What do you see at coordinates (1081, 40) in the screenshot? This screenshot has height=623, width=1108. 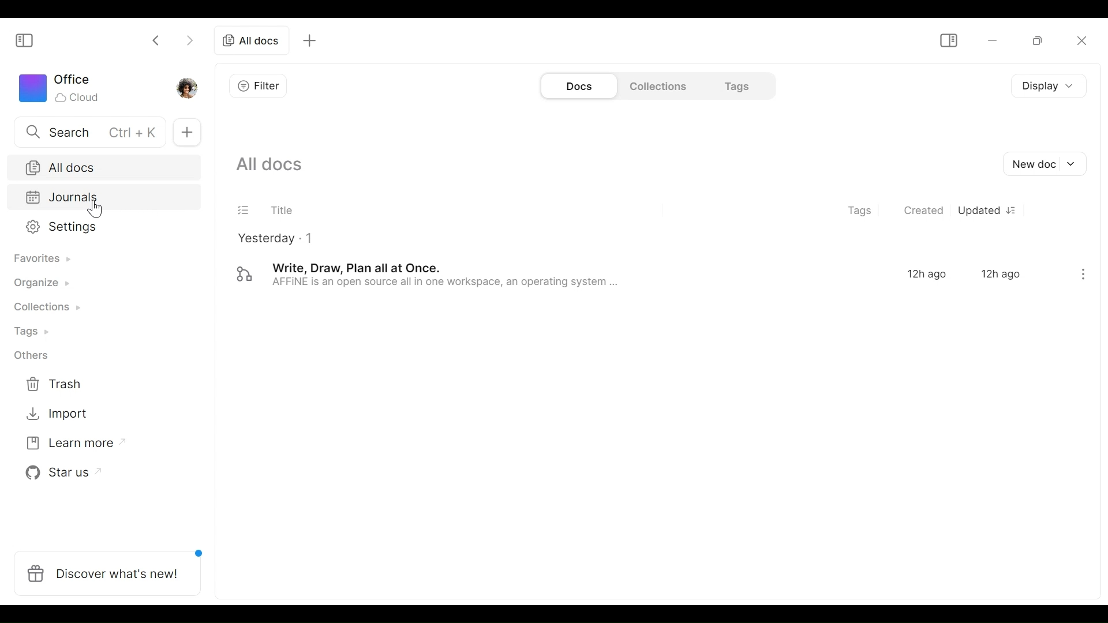 I see `Close` at bounding box center [1081, 40].